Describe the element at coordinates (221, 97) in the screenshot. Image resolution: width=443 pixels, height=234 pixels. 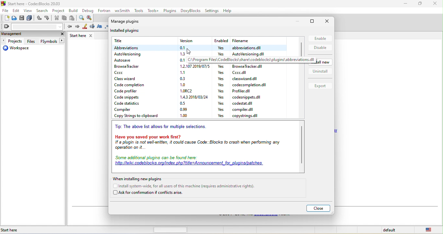
I see `yes` at that location.